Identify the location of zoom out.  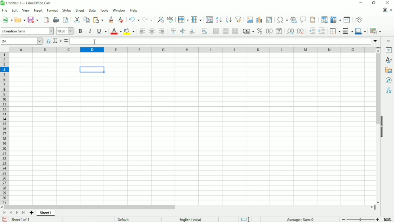
(344, 219).